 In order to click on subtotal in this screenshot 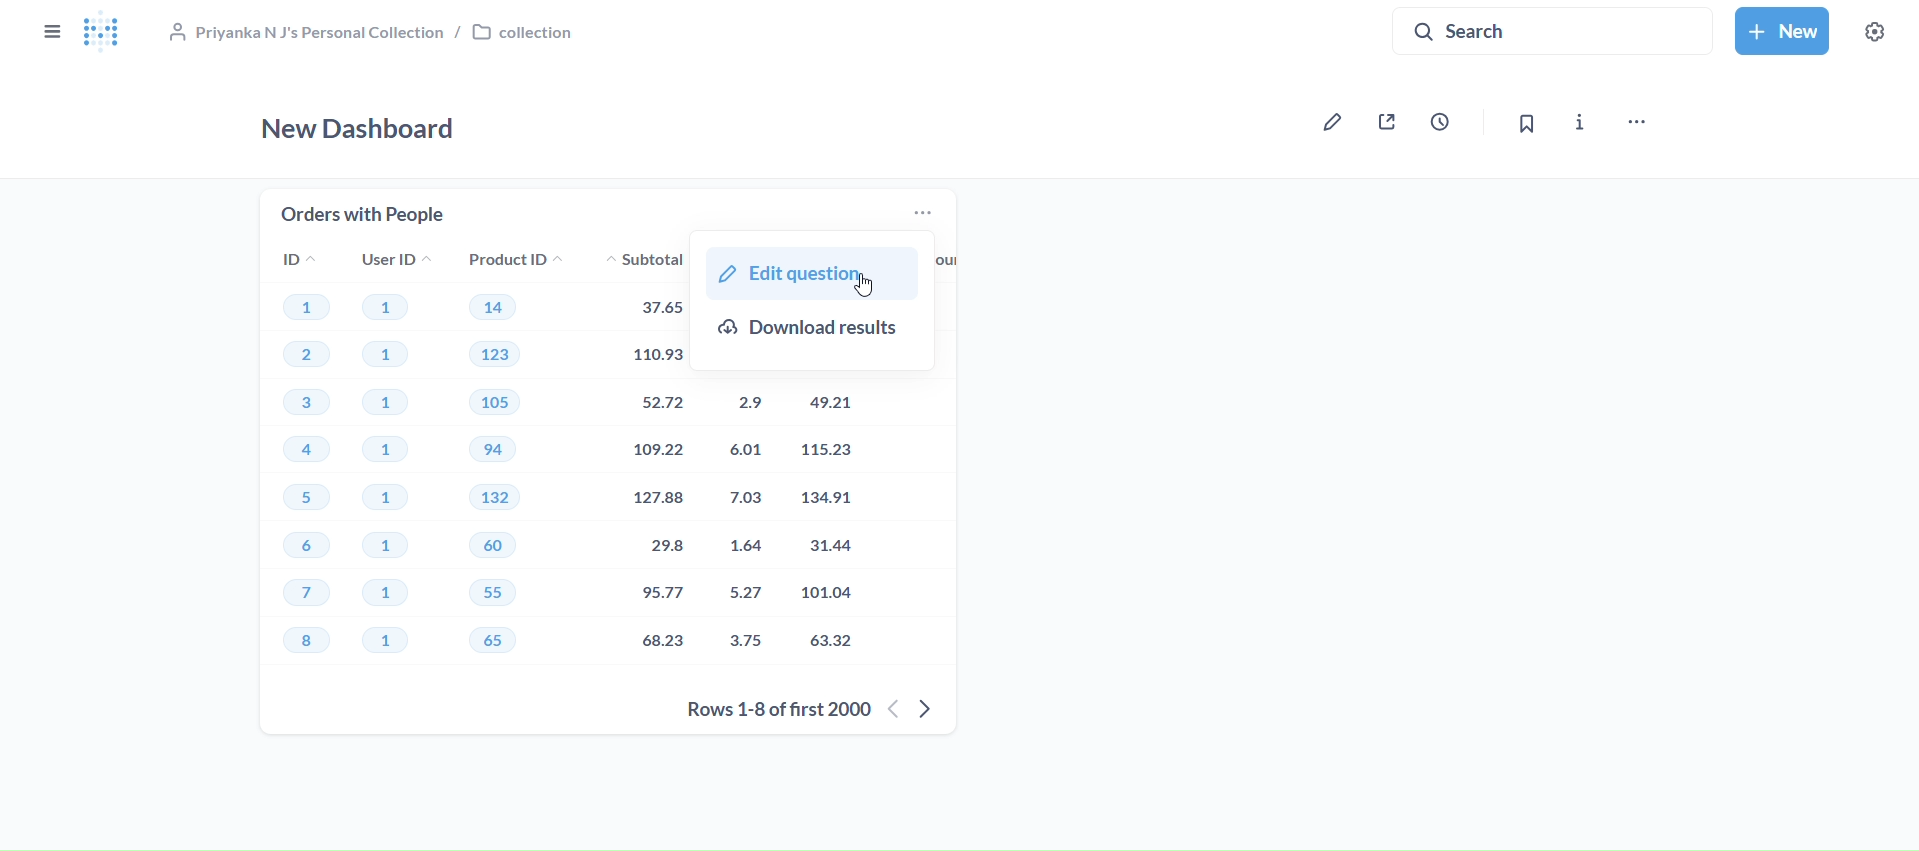, I will do `click(637, 461)`.